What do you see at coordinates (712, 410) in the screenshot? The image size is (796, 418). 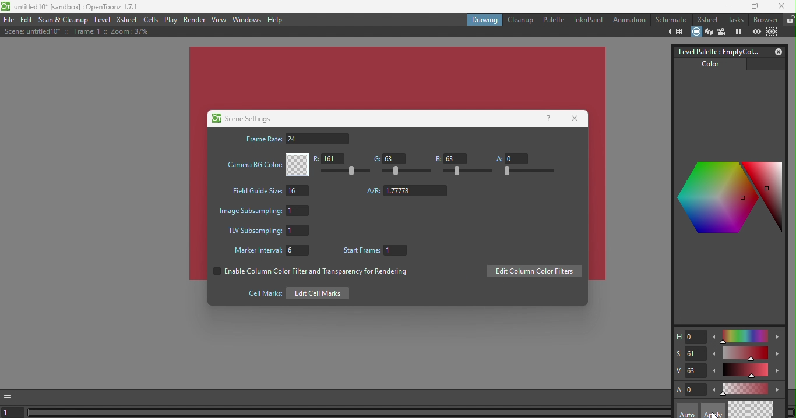 I see `Apply` at bounding box center [712, 410].